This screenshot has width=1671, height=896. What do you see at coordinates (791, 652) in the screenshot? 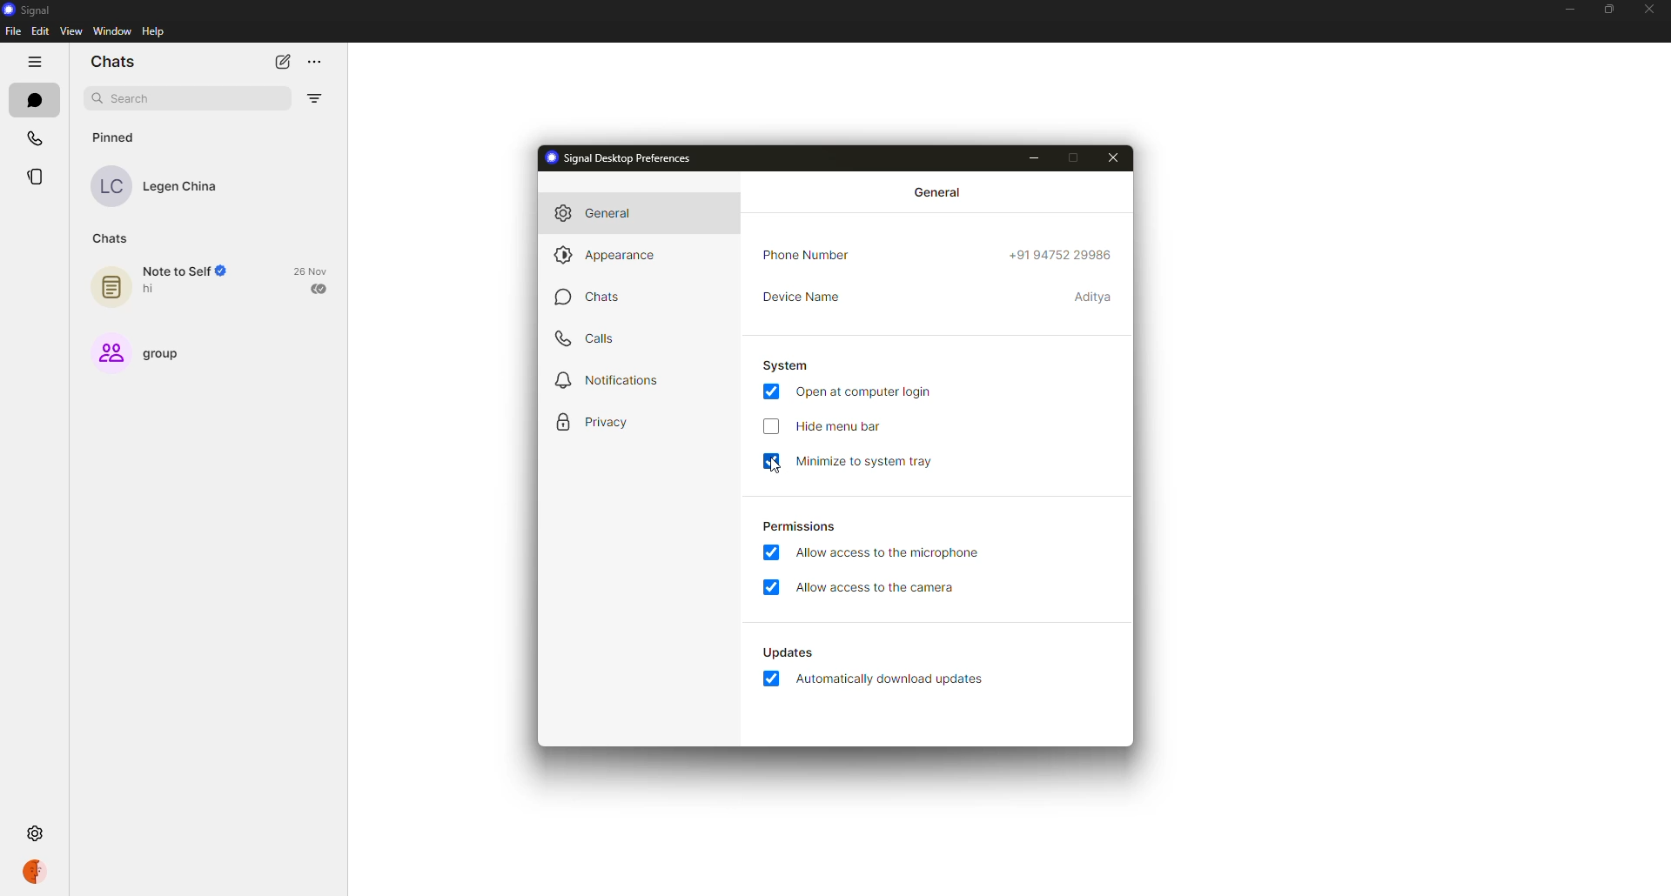
I see `automatically download updates` at bounding box center [791, 652].